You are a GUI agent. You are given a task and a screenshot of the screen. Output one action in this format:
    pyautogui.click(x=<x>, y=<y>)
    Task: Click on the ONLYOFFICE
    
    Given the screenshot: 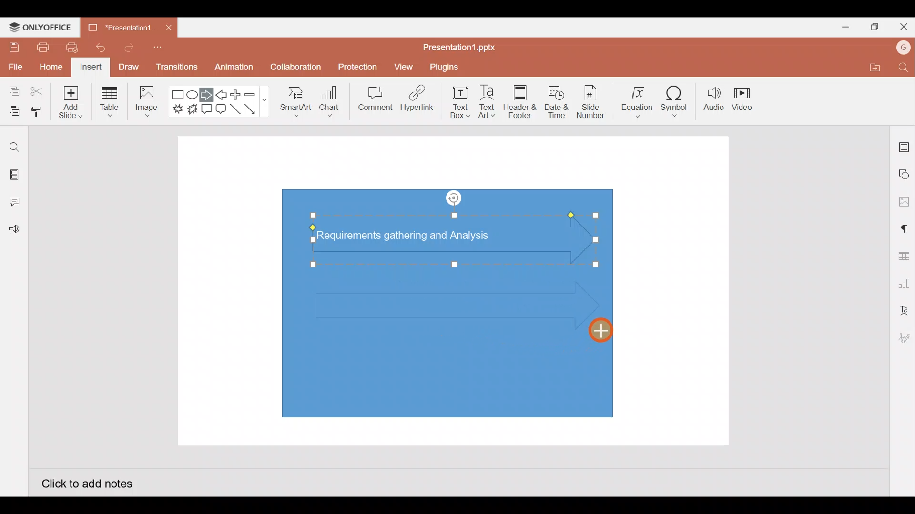 What is the action you would take?
    pyautogui.click(x=41, y=27)
    